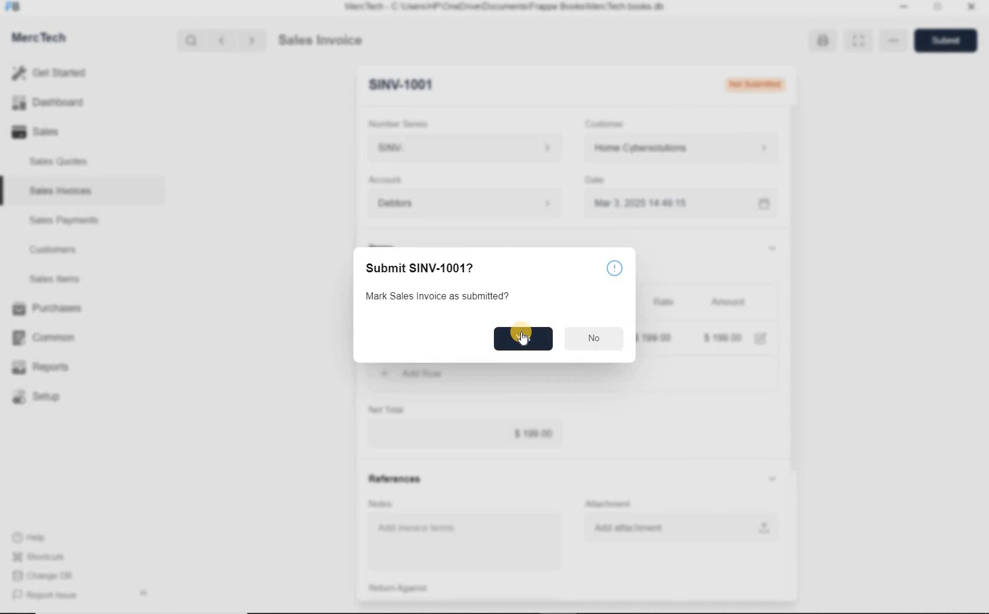 This screenshot has height=614, width=989. Describe the element at coordinates (615, 268) in the screenshot. I see `warning sign` at that location.